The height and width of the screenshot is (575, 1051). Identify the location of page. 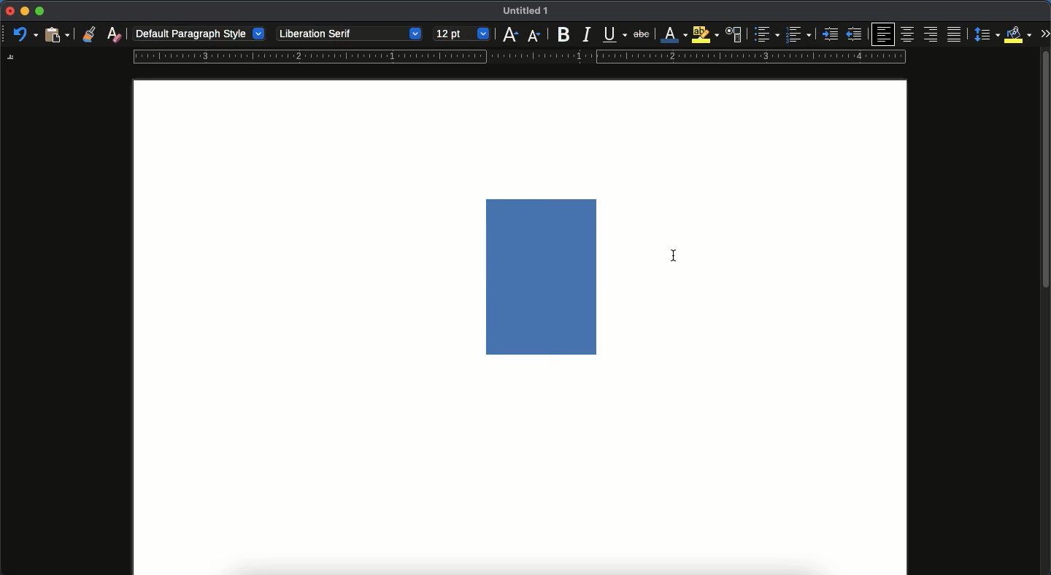
(520, 479).